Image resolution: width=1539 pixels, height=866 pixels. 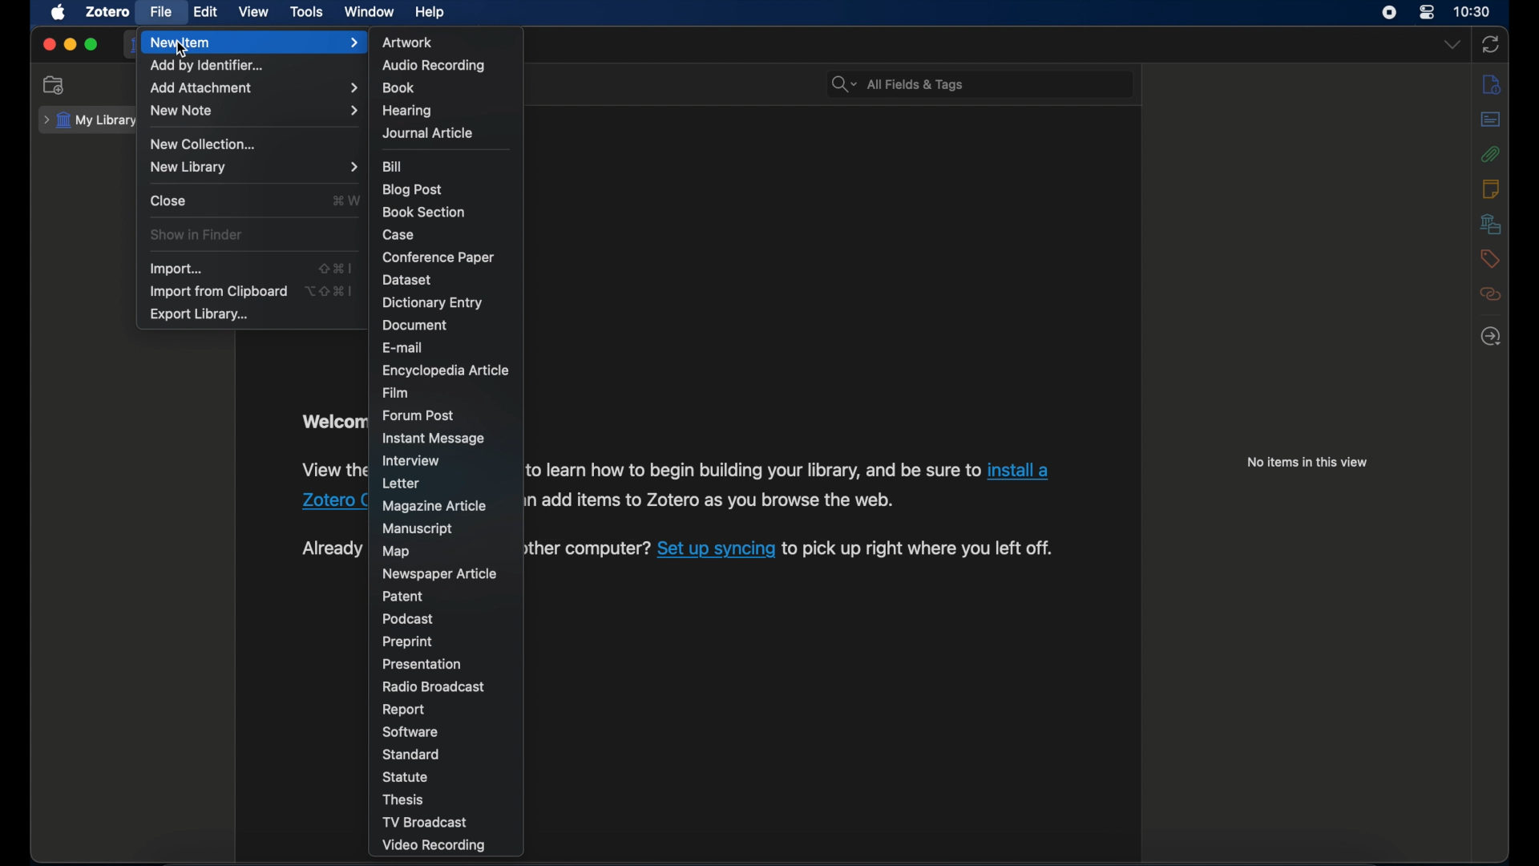 I want to click on zotero, so click(x=334, y=502).